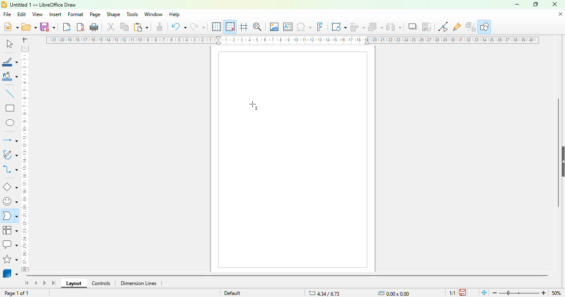 The height and width of the screenshot is (297, 565). Describe the element at coordinates (197, 26) in the screenshot. I see `redo` at that location.